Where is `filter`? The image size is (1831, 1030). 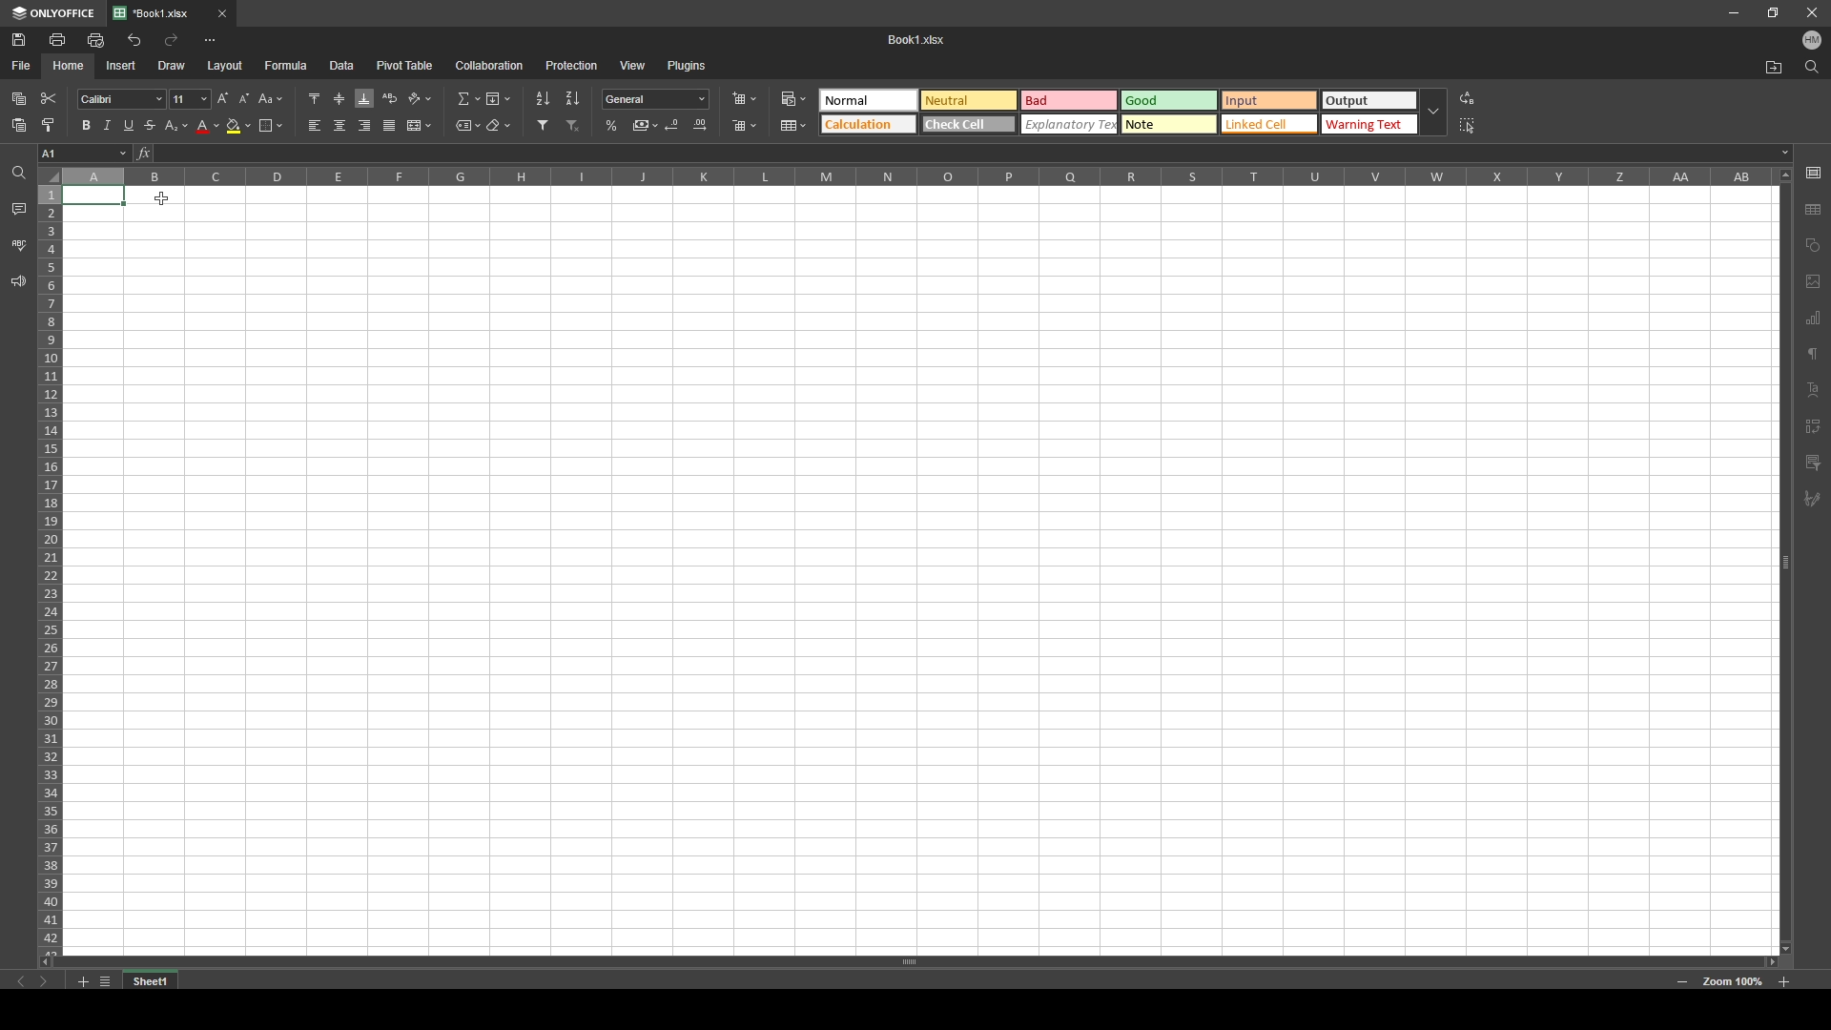
filter is located at coordinates (544, 125).